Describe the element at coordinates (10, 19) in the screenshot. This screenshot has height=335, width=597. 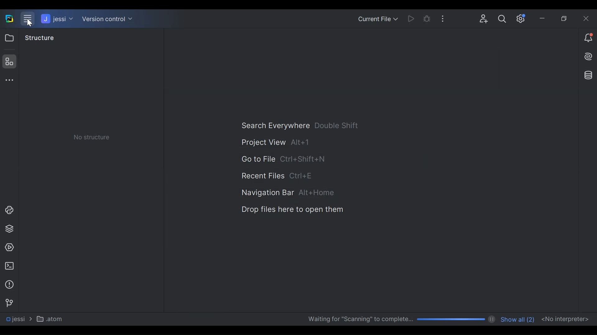
I see `PyCharm Desktop Icon` at that location.